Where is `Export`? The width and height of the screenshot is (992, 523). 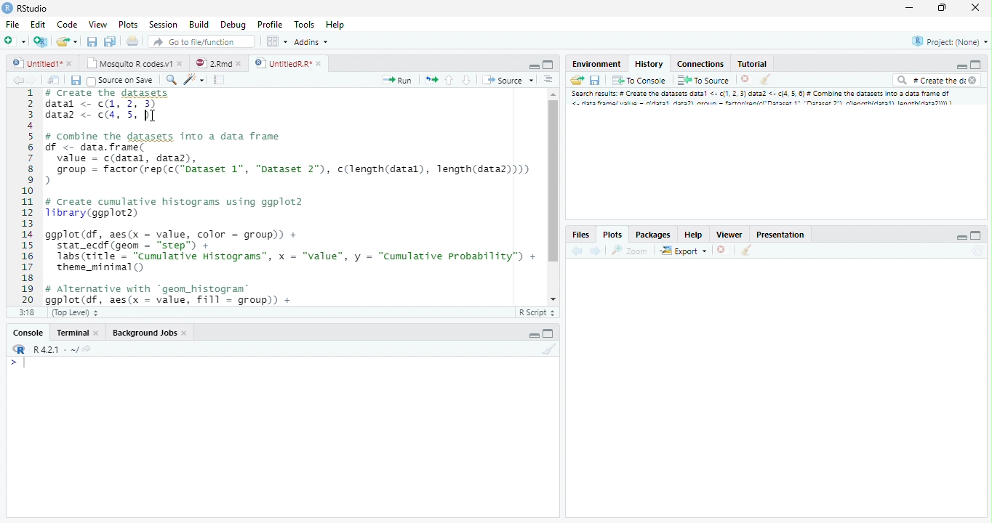
Export is located at coordinates (684, 251).